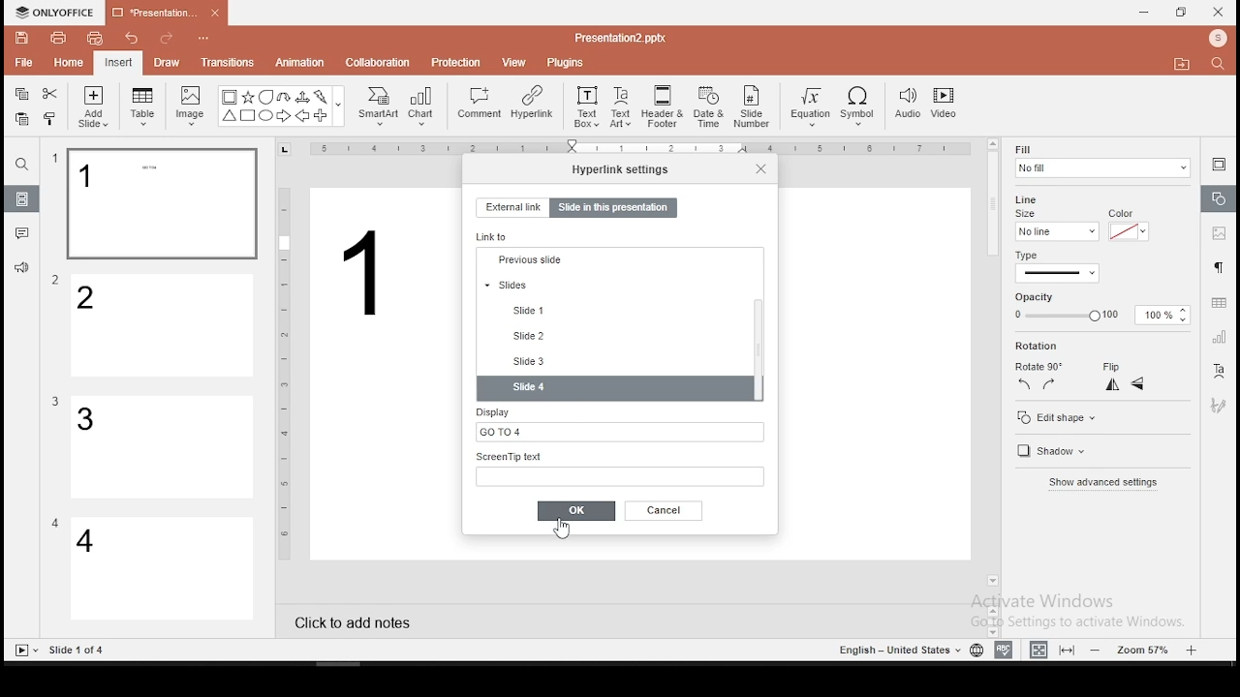  What do you see at coordinates (163, 570) in the screenshot?
I see `slide 4` at bounding box center [163, 570].